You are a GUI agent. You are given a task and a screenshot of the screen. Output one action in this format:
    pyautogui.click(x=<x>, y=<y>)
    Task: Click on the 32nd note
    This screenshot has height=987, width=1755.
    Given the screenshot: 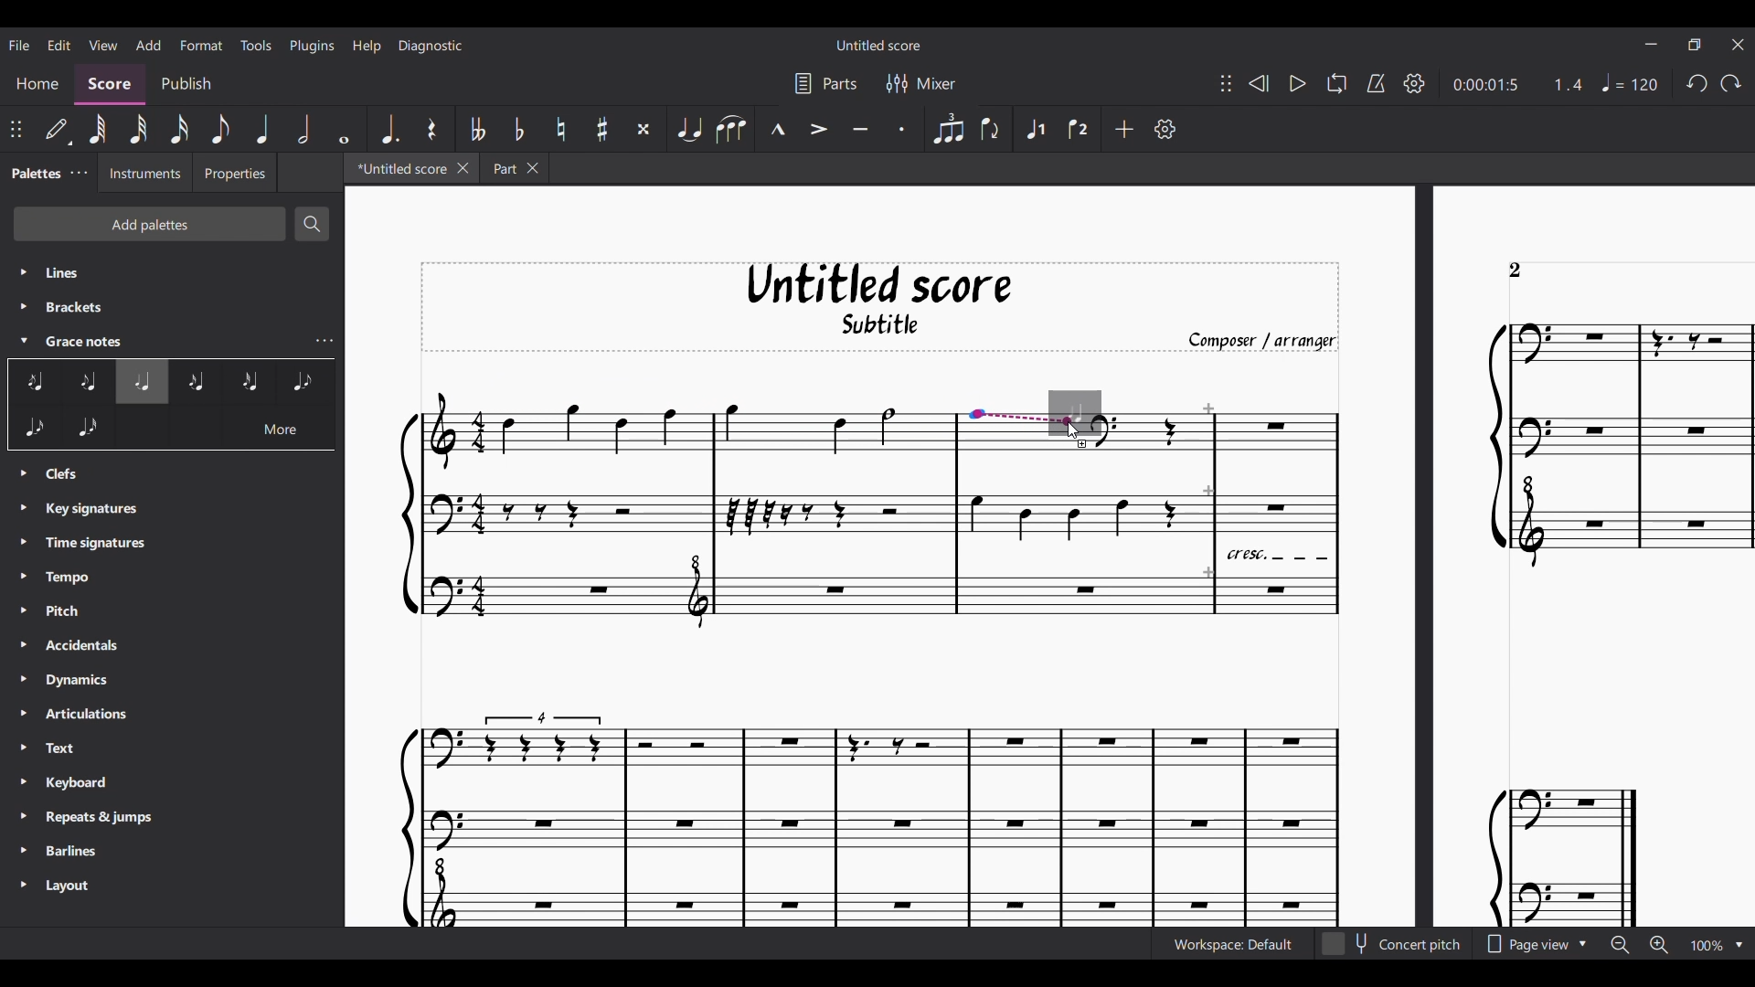 What is the action you would take?
    pyautogui.click(x=137, y=130)
    